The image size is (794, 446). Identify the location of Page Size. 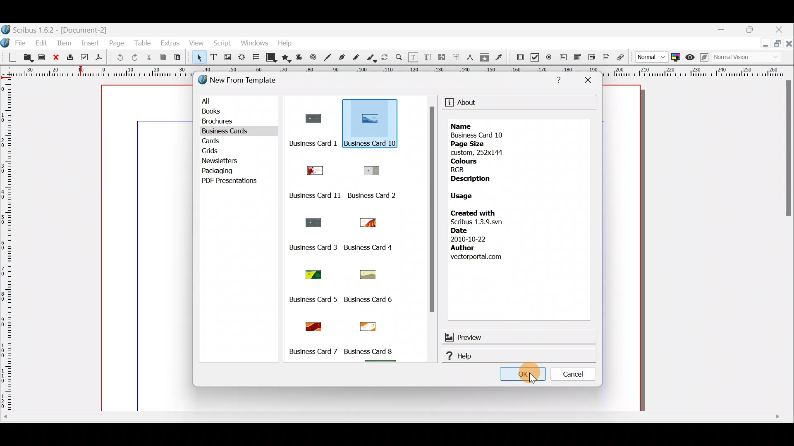
(470, 143).